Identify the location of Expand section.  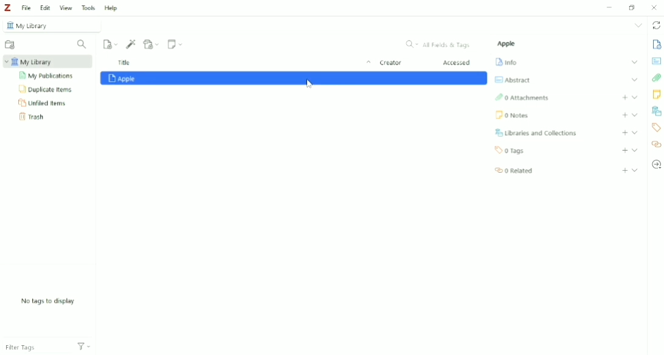
(635, 170).